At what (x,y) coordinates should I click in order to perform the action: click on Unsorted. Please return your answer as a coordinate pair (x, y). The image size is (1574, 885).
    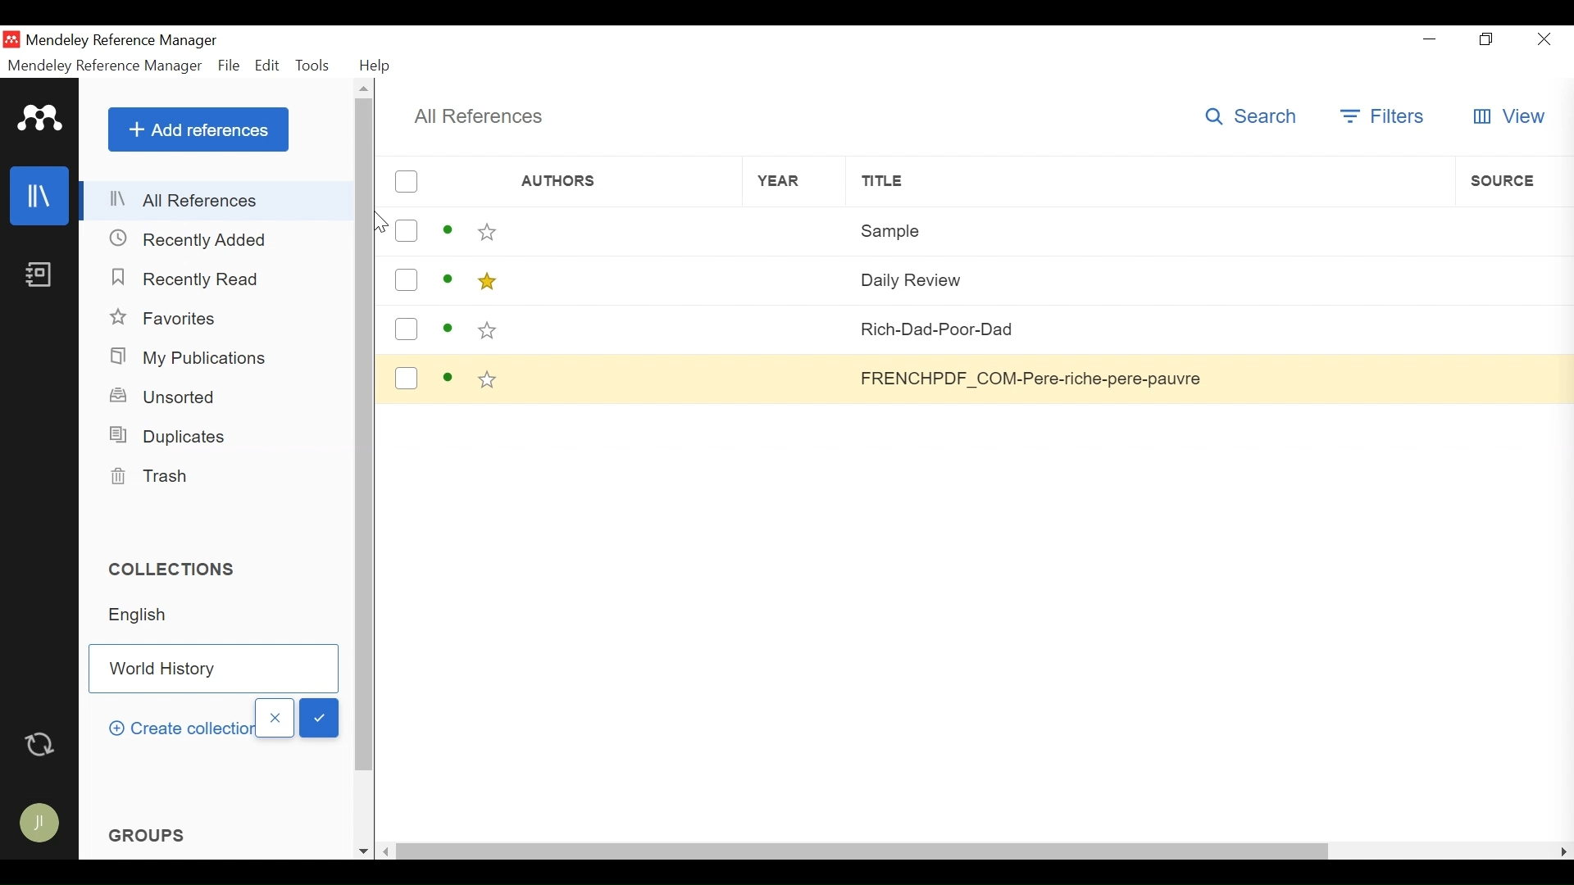
    Looking at the image, I should click on (166, 395).